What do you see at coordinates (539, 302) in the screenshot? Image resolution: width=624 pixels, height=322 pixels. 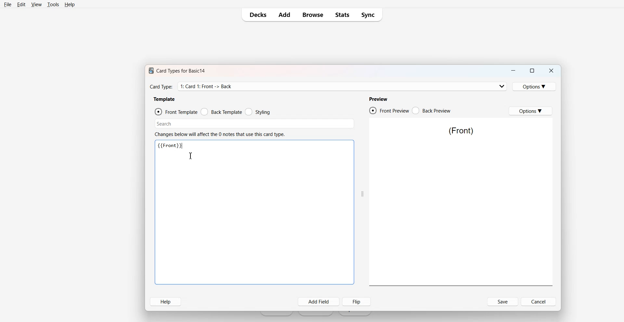 I see `Cancel` at bounding box center [539, 302].